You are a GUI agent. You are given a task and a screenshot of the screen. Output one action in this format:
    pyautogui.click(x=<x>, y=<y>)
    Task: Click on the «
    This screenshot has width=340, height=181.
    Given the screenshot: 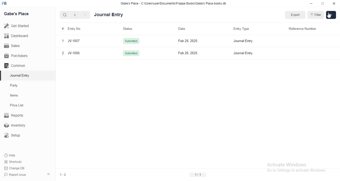 What is the action you would take?
    pyautogui.click(x=49, y=174)
    